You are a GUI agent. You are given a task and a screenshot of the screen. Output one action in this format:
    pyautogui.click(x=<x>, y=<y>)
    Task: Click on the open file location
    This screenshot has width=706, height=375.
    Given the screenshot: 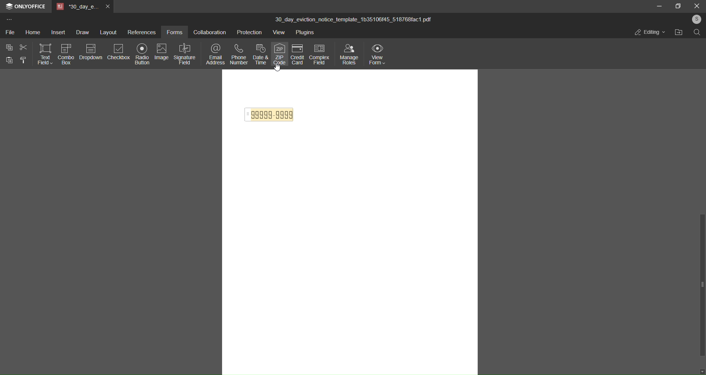 What is the action you would take?
    pyautogui.click(x=677, y=33)
    